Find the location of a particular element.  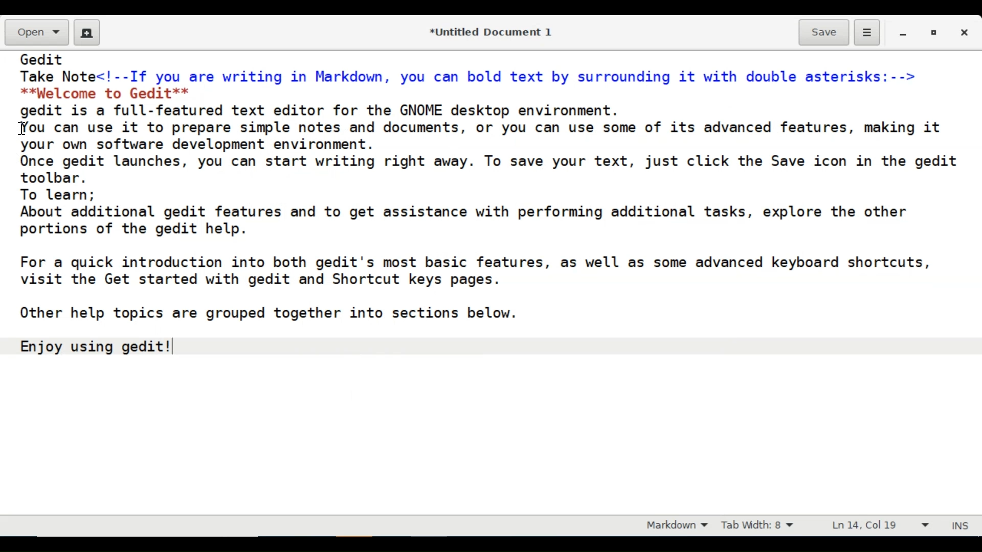

Gedit Take Note<!--If you are writing in Markdown, you can bold text by surrounding it with double asterisks:--> **Welcome to Gedit** gedit is a full-featured text editor for the GNOME desktop environment. You can use it to prepare simple notes and documents, or you can use some of its advanced features, making it your own software development environment is located at coordinates (493, 281).